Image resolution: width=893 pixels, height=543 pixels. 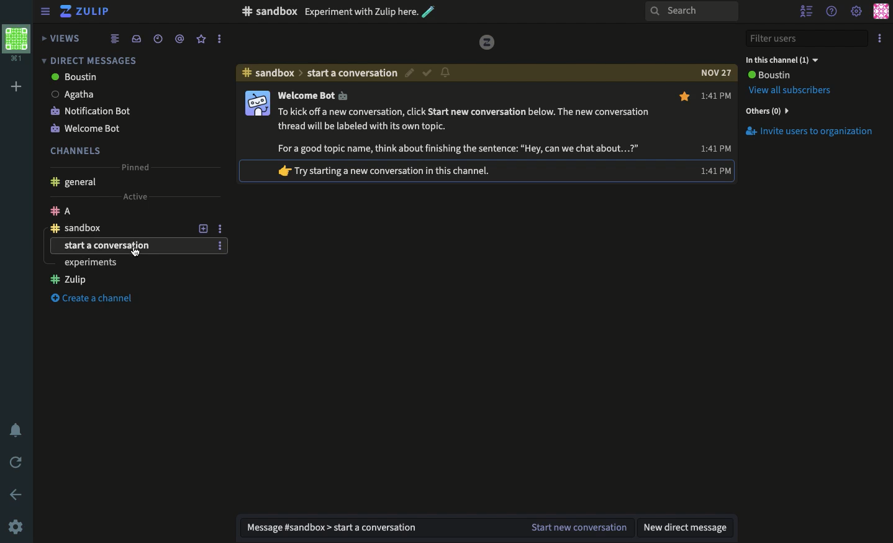 I want to click on boustin, so click(x=116, y=78).